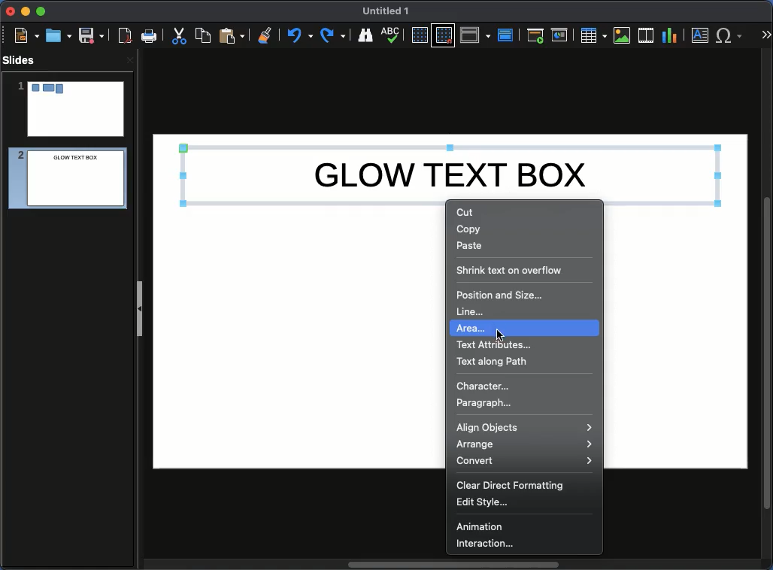  Describe the element at coordinates (484, 544) in the screenshot. I see `Interaction` at that location.